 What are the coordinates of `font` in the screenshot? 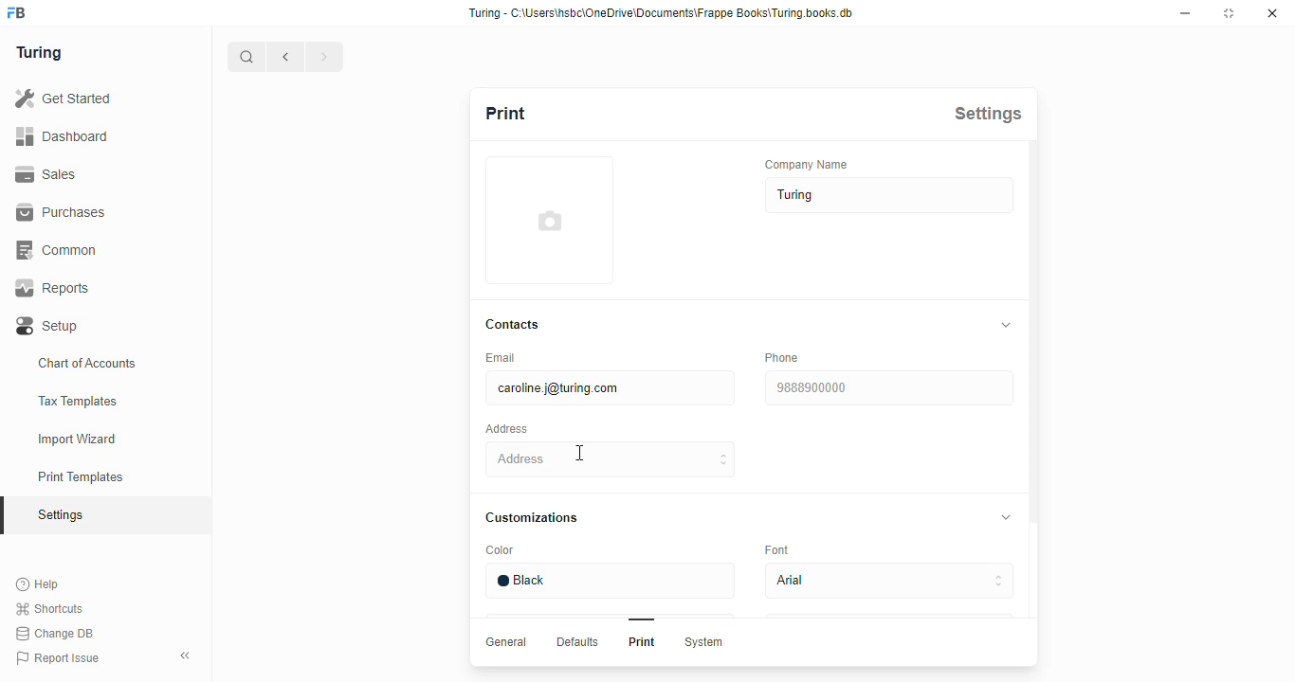 It's located at (776, 549).